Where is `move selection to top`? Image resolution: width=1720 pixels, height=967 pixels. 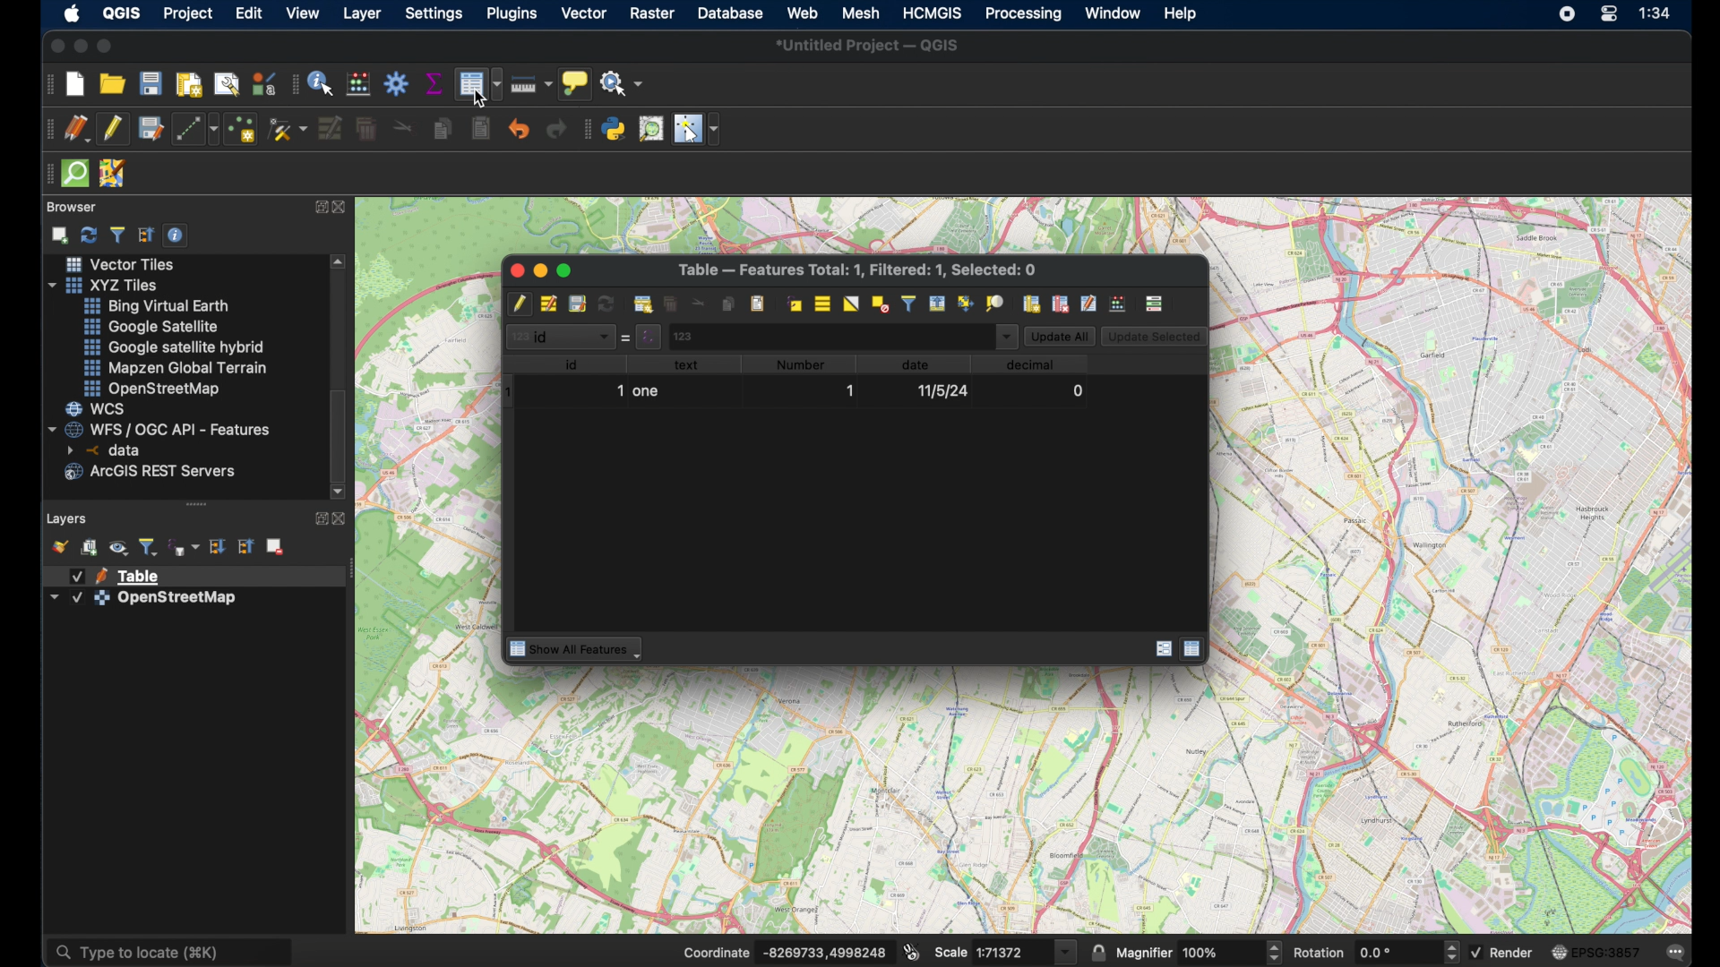
move selection to top is located at coordinates (934, 303).